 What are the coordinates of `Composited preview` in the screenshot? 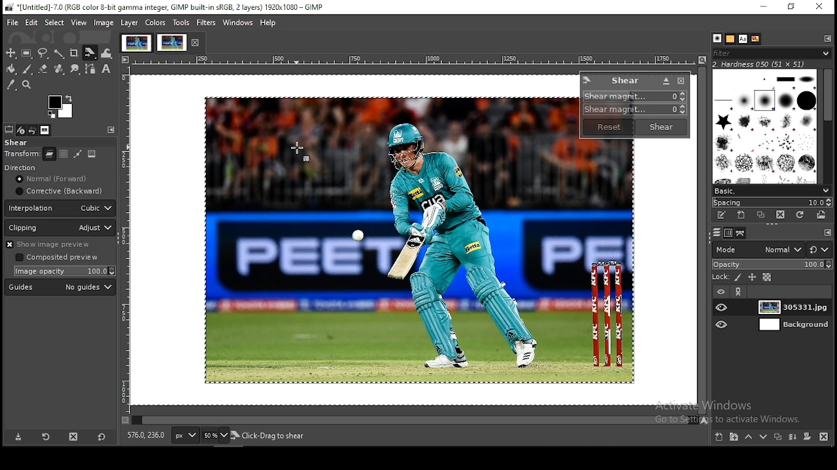 It's located at (58, 258).